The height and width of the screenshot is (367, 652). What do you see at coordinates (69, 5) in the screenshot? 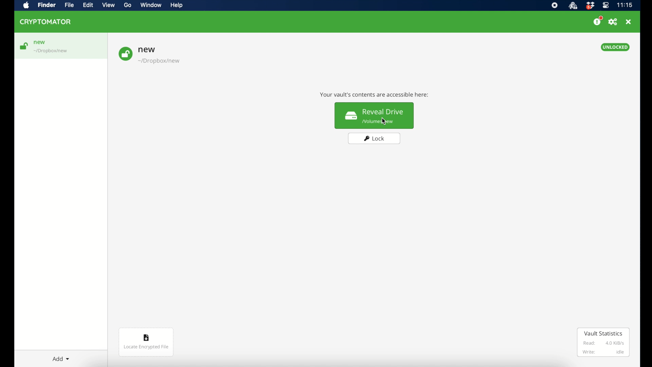
I see `file` at bounding box center [69, 5].